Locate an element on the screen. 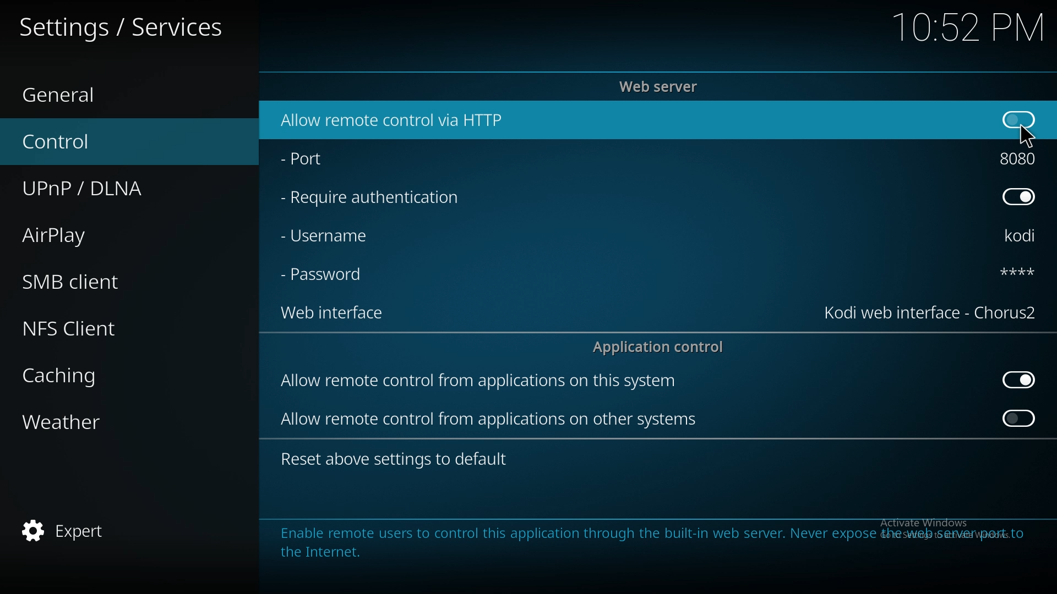  allow remote control from apps on this system is located at coordinates (480, 383).